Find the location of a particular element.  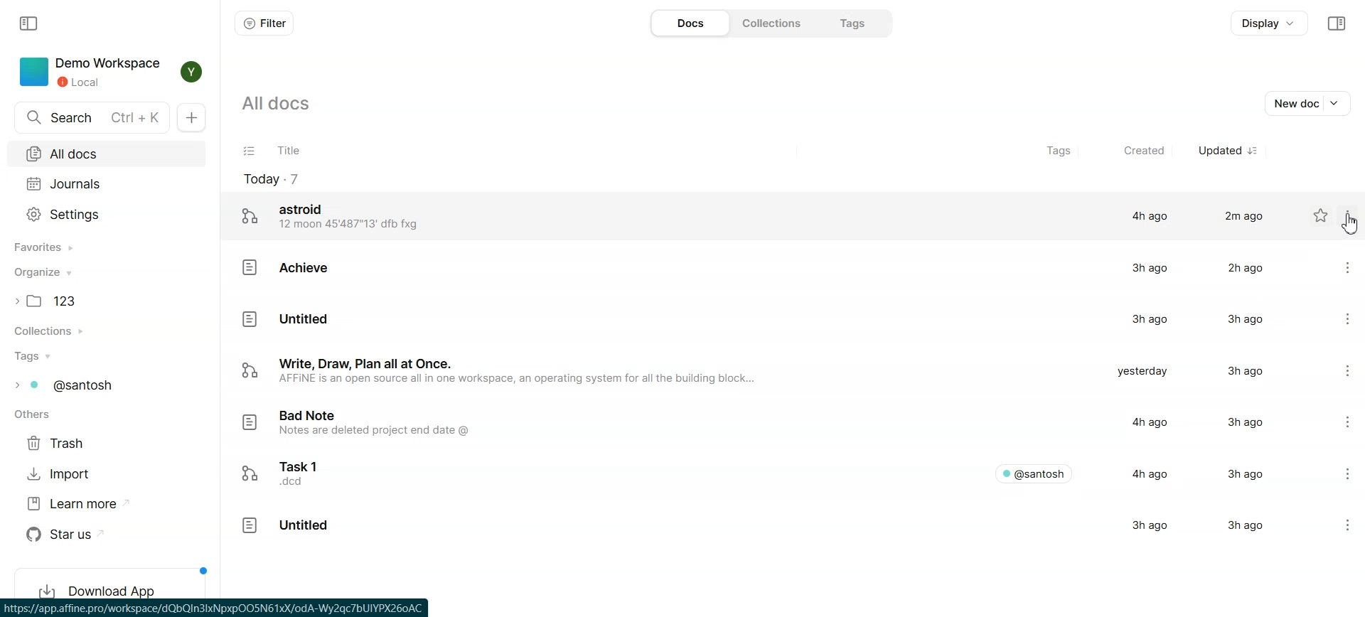

Collection is located at coordinates (107, 331).